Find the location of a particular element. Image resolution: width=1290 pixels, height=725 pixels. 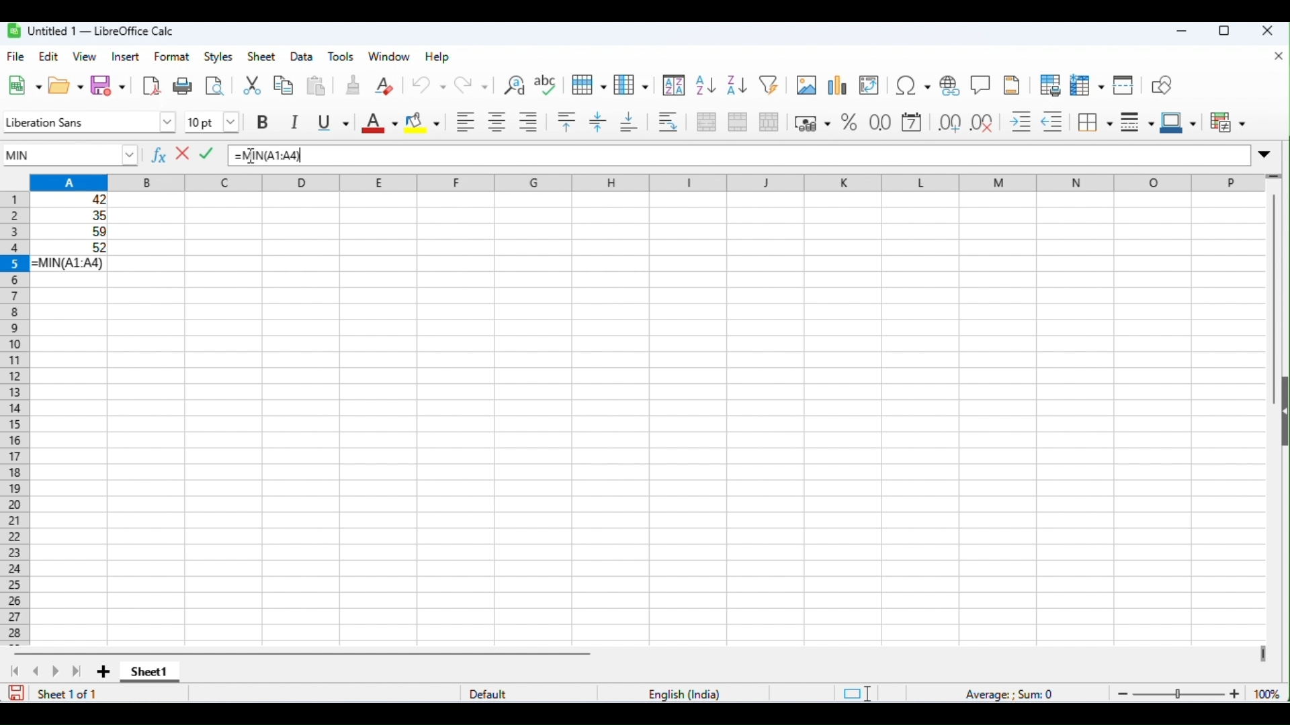

close is located at coordinates (1267, 31).